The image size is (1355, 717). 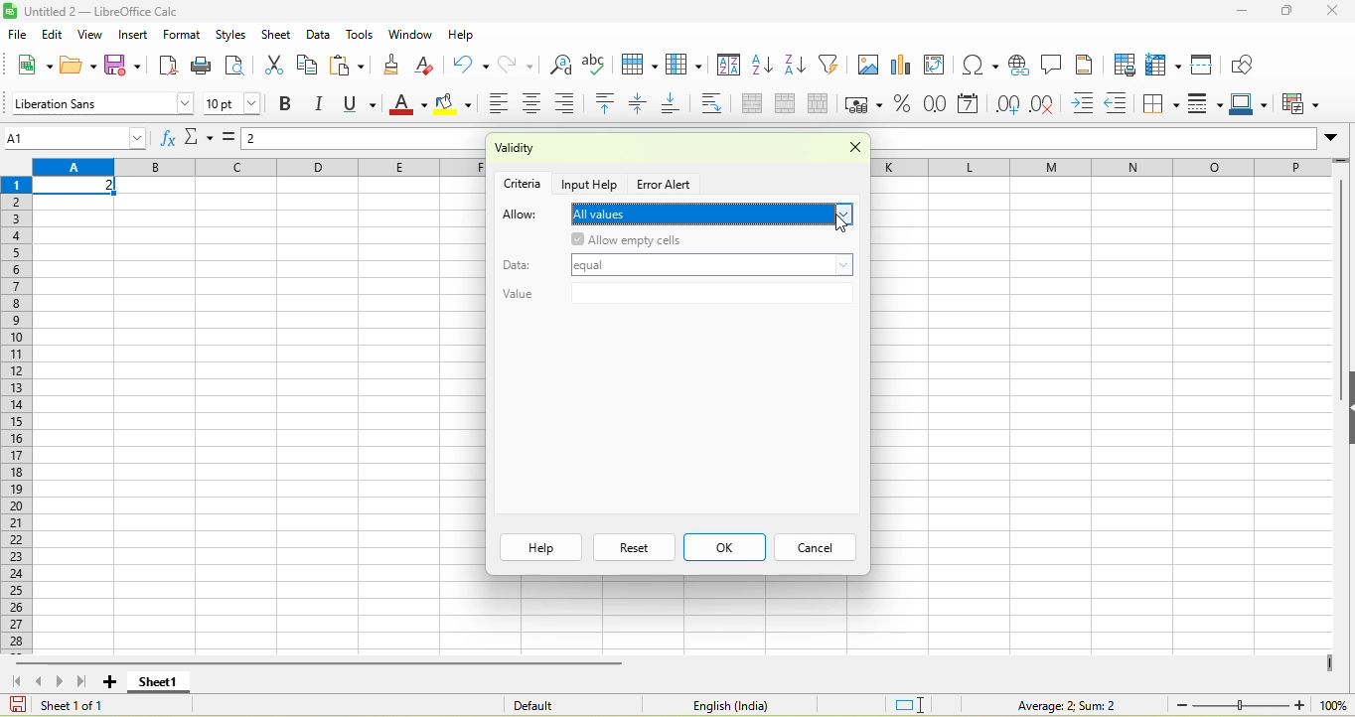 I want to click on vertical scroll bar, so click(x=1338, y=298).